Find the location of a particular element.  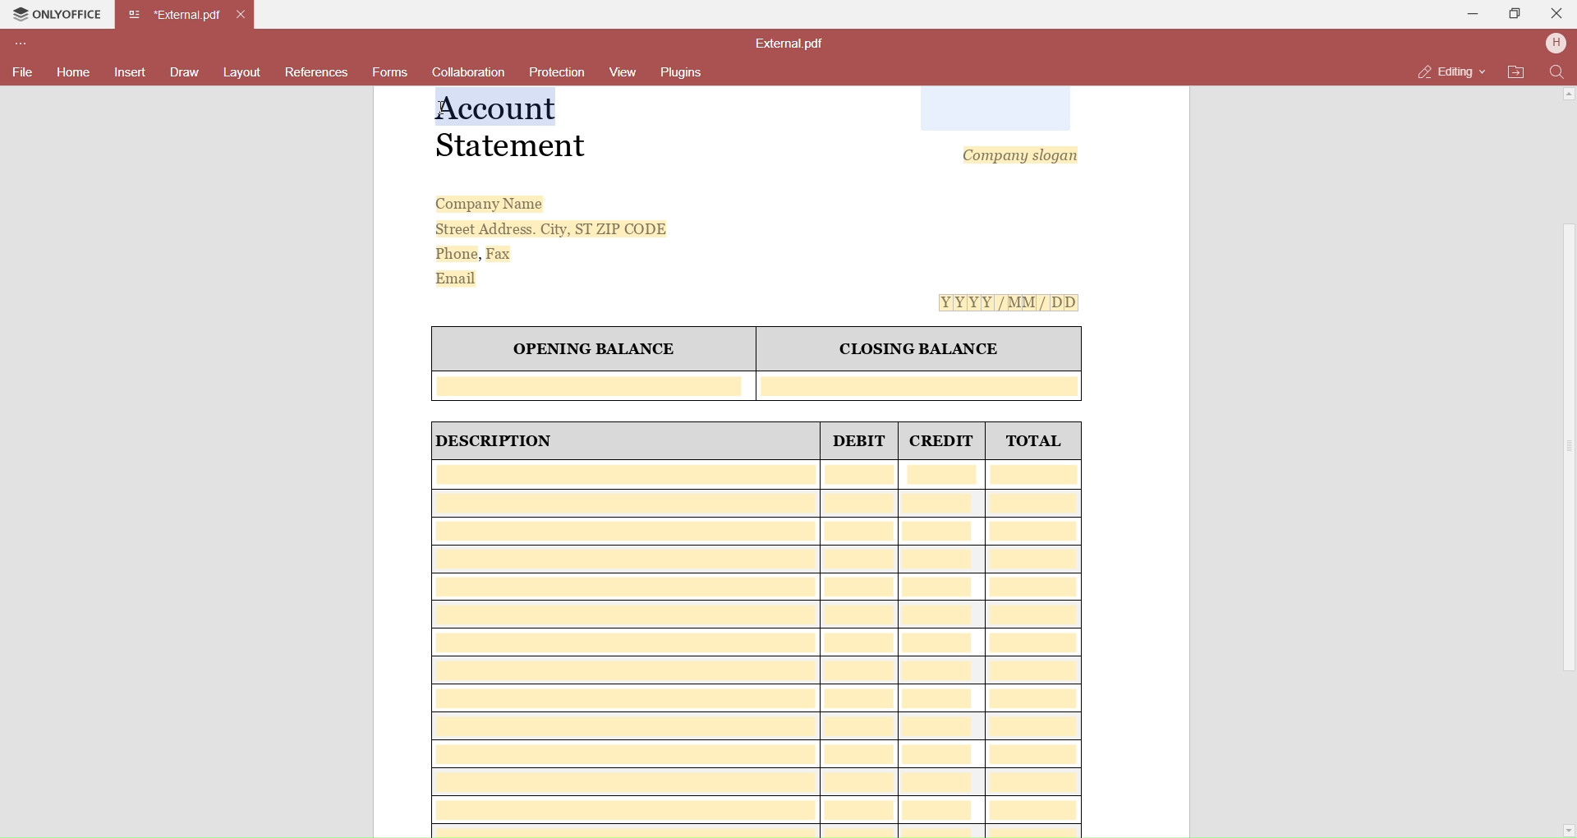

Home is located at coordinates (75, 74).